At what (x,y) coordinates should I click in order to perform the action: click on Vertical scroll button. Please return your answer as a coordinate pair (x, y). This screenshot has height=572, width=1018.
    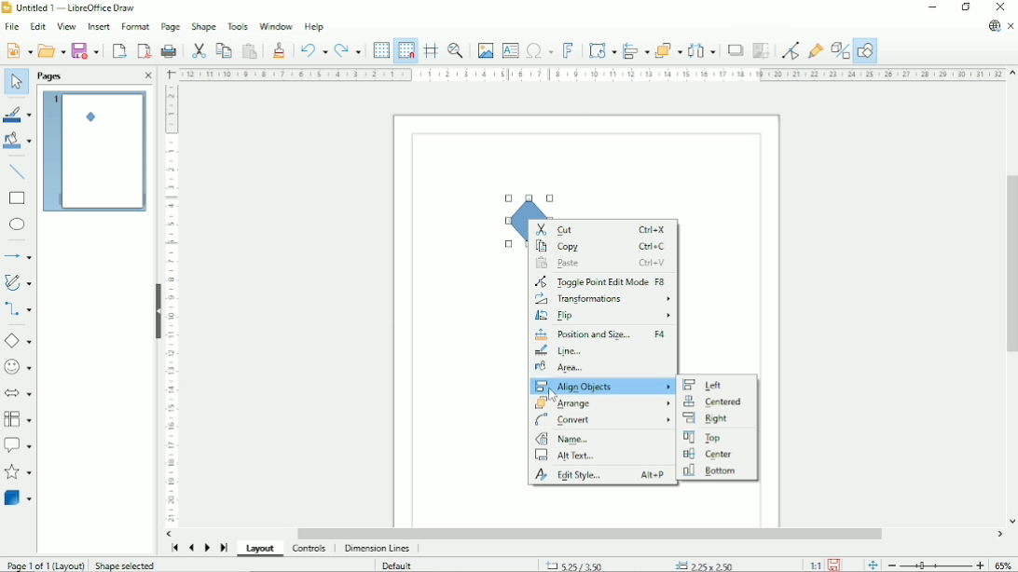
    Looking at the image, I should click on (1011, 74).